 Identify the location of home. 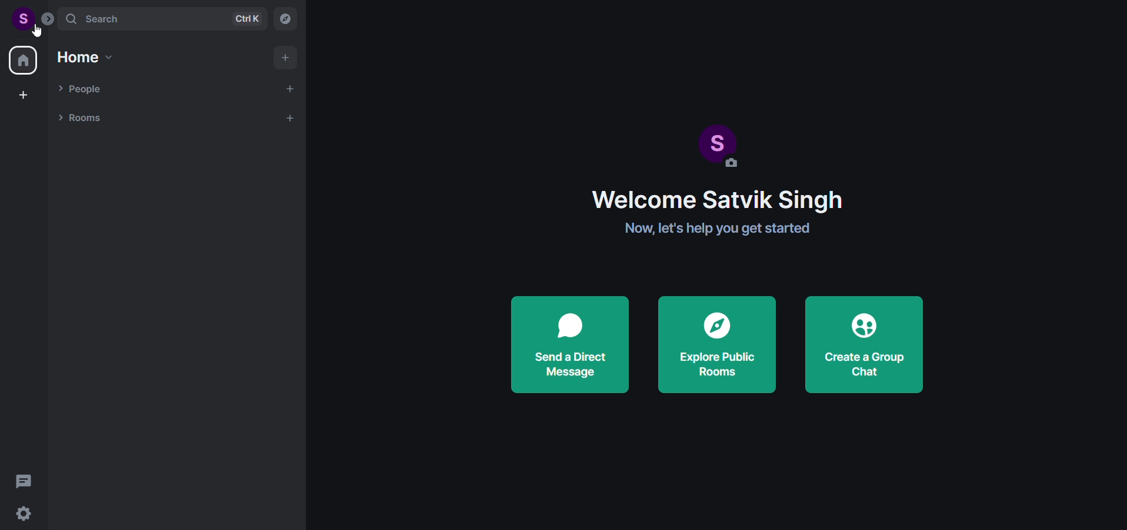
(86, 58).